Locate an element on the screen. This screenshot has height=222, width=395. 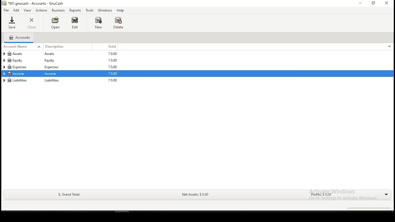
view is located at coordinates (27, 10).